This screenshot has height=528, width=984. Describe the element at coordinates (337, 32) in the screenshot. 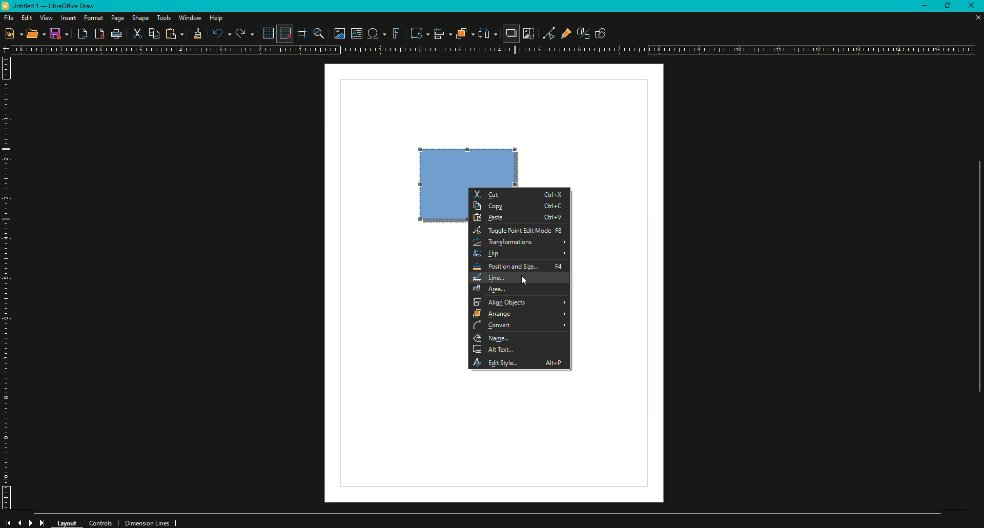

I see `Insert Image` at that location.